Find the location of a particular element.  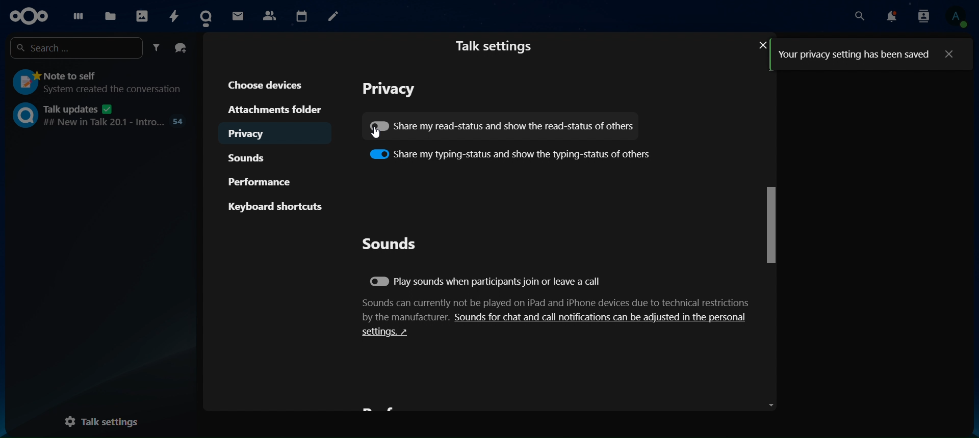

text is located at coordinates (854, 53).